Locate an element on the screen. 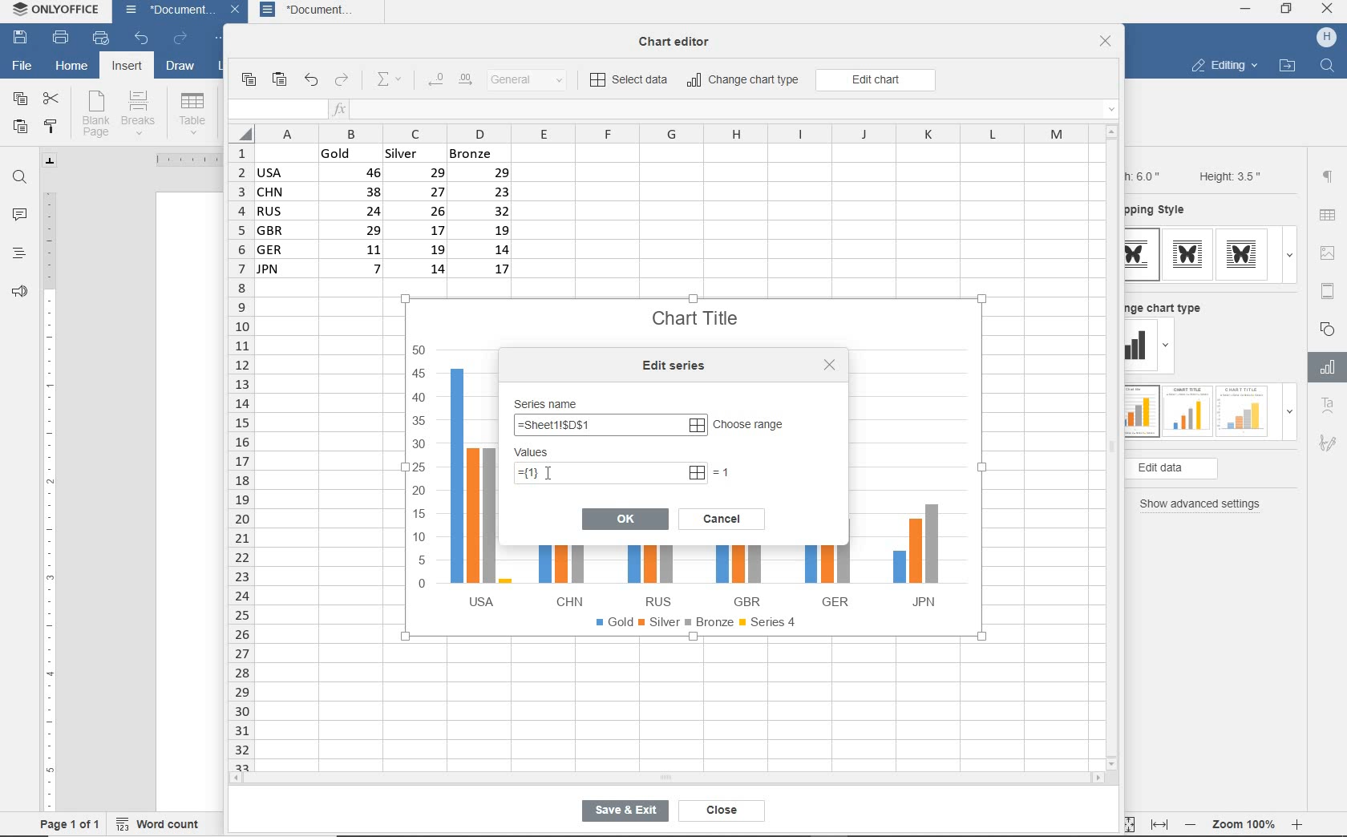 The height and width of the screenshot is (837, 1347). cursor is located at coordinates (546, 471).